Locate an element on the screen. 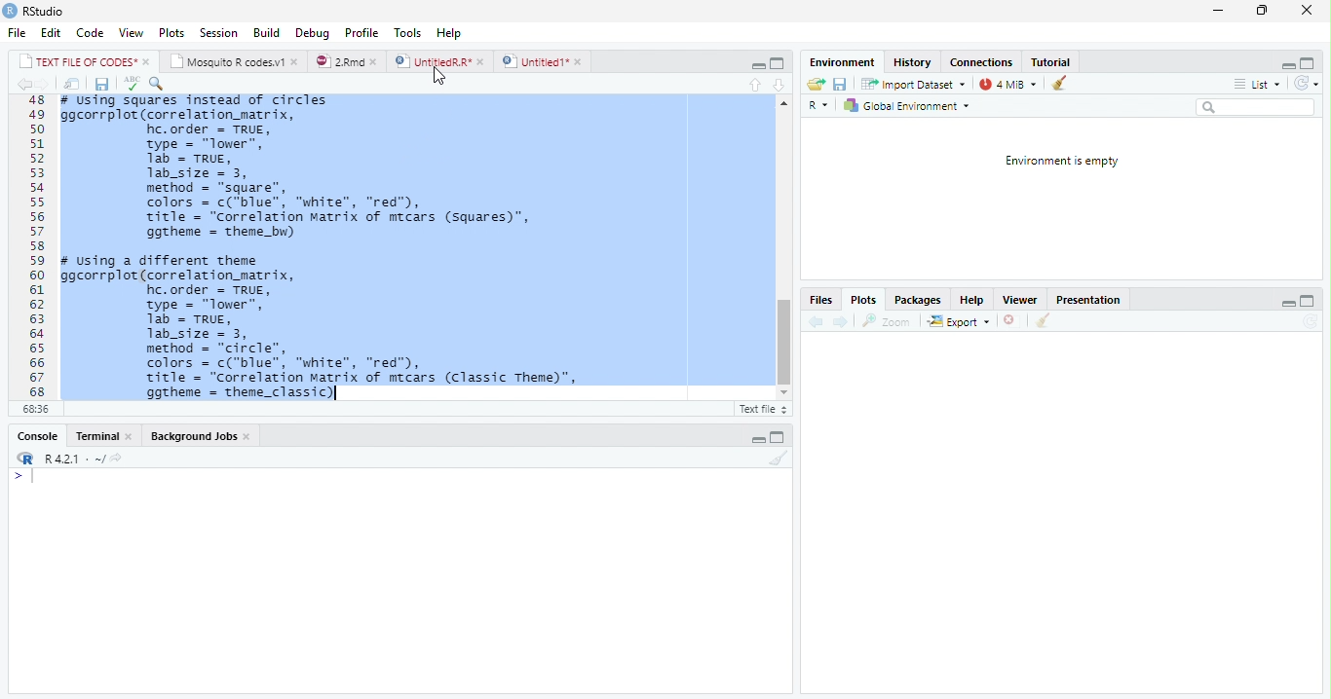  refresh is located at coordinates (1312, 85).